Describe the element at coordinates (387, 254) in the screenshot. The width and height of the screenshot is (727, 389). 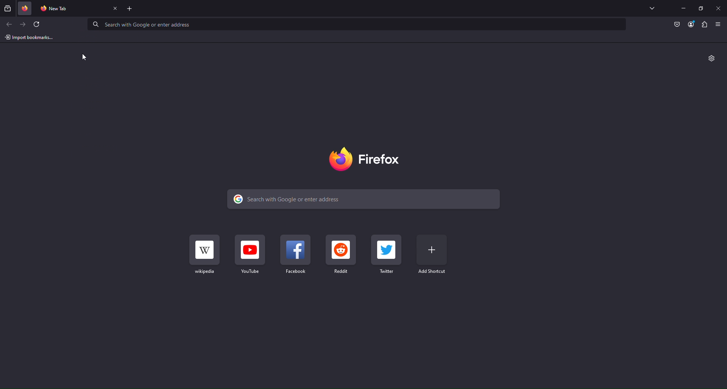
I see `Twitter Shortcut` at that location.